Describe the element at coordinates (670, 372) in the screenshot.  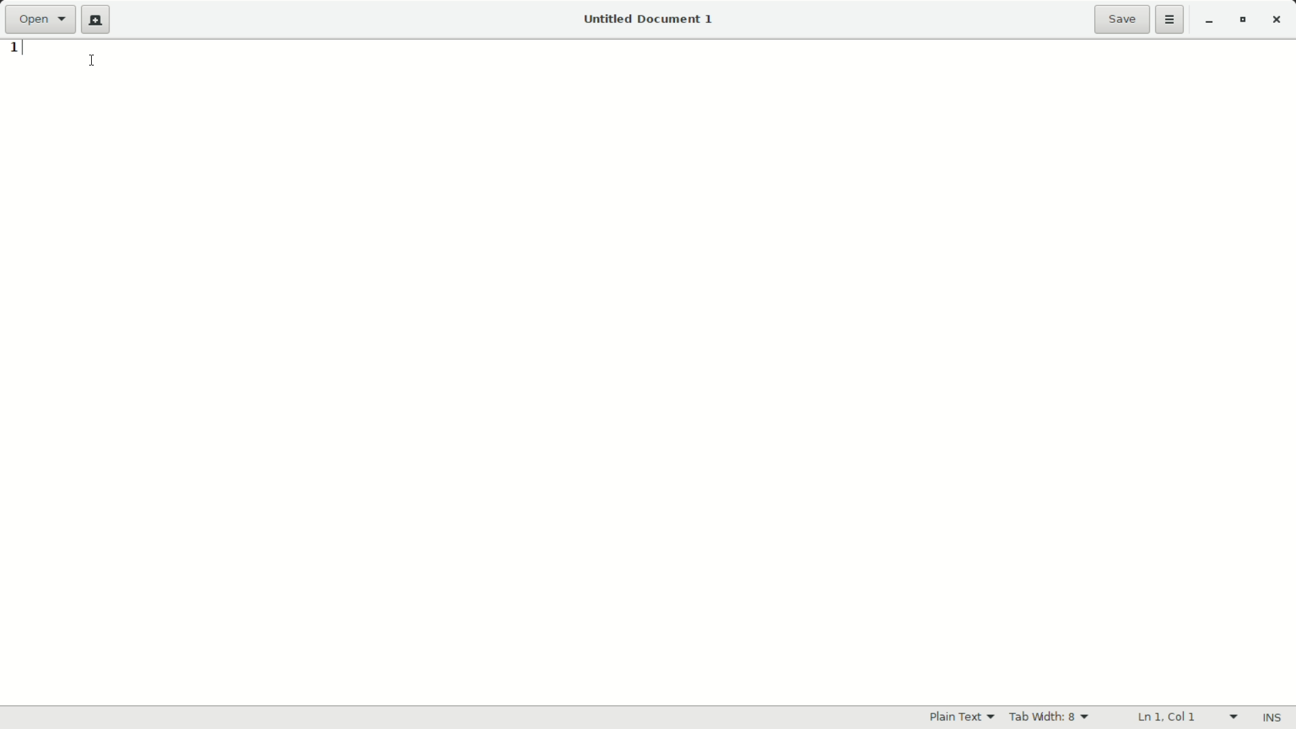
I see `Text Entry Pane` at that location.